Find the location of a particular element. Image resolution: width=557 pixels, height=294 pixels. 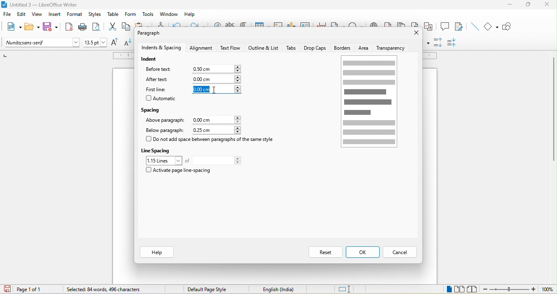

title is located at coordinates (40, 5).